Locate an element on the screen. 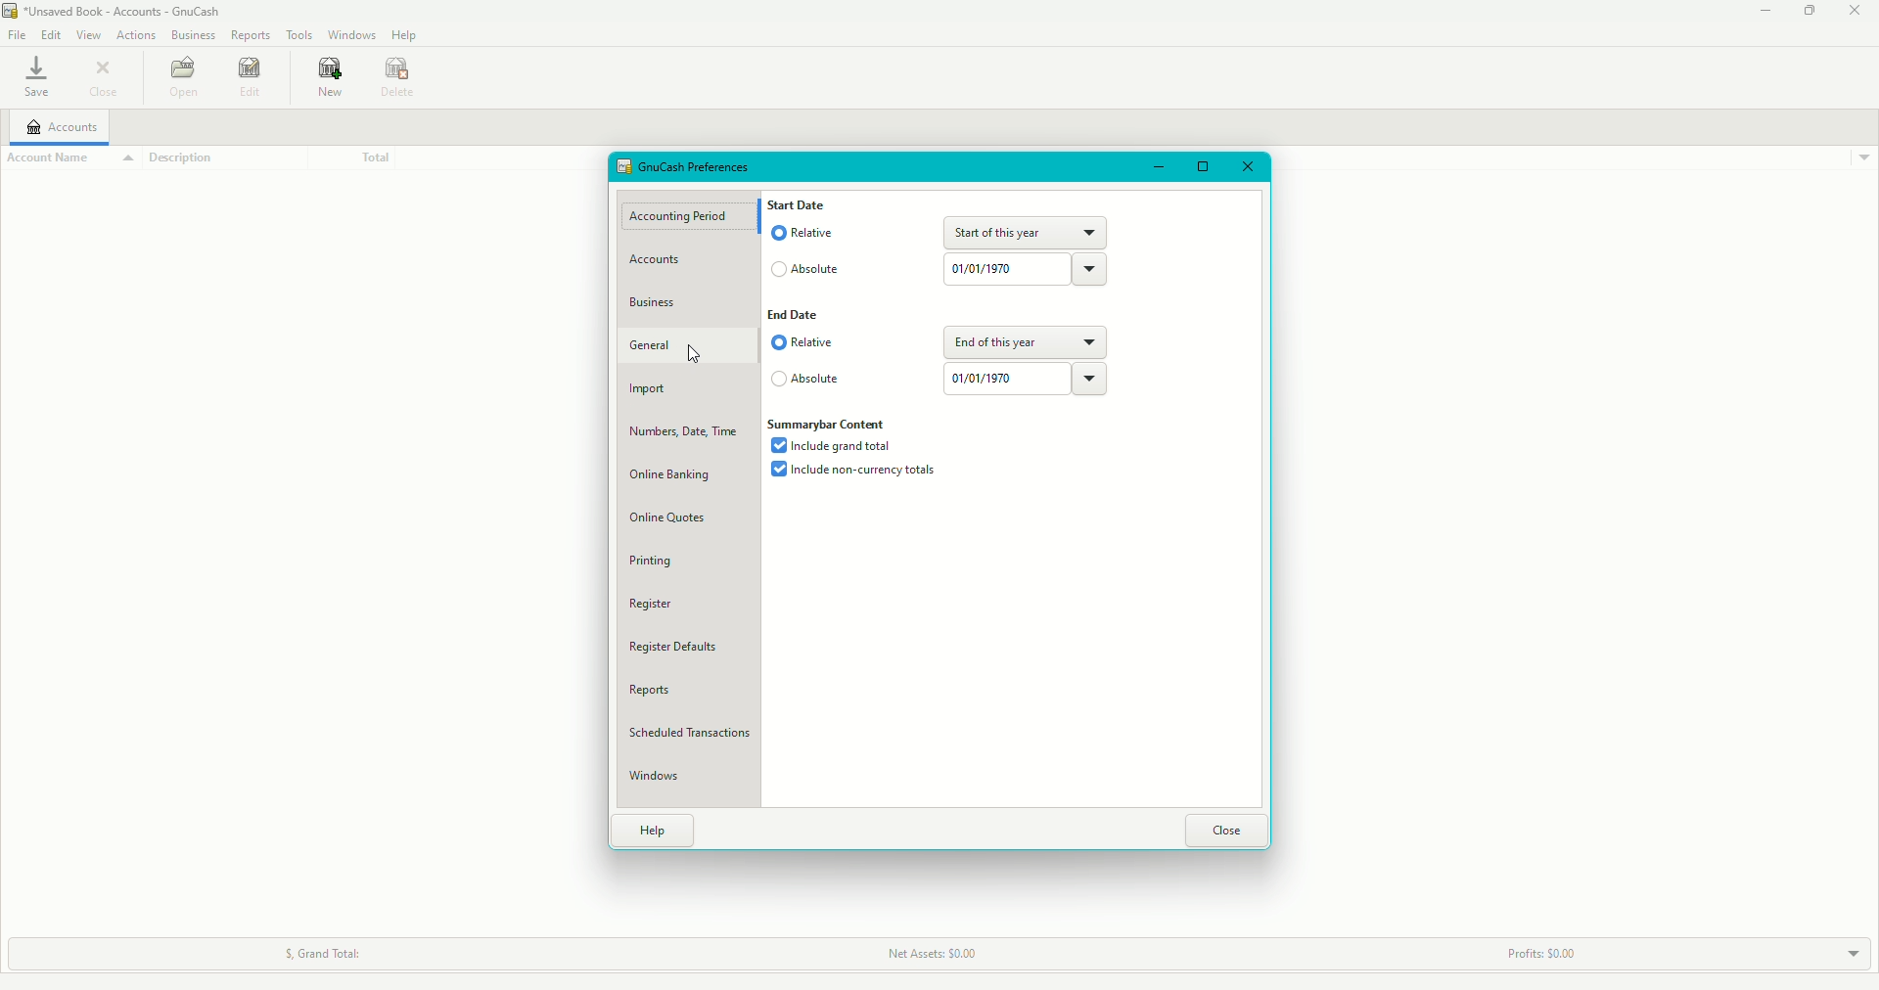 Image resolution: width=1879 pixels, height=990 pixels. new is located at coordinates (325, 80).